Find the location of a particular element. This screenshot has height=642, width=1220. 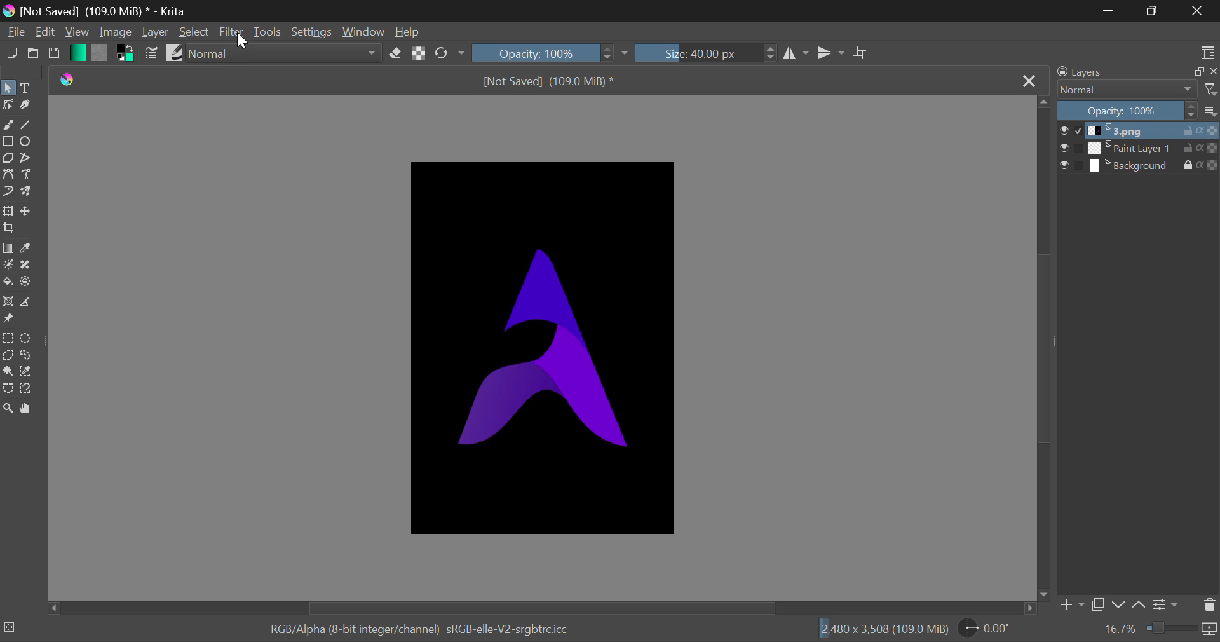

Pan is located at coordinates (30, 409).